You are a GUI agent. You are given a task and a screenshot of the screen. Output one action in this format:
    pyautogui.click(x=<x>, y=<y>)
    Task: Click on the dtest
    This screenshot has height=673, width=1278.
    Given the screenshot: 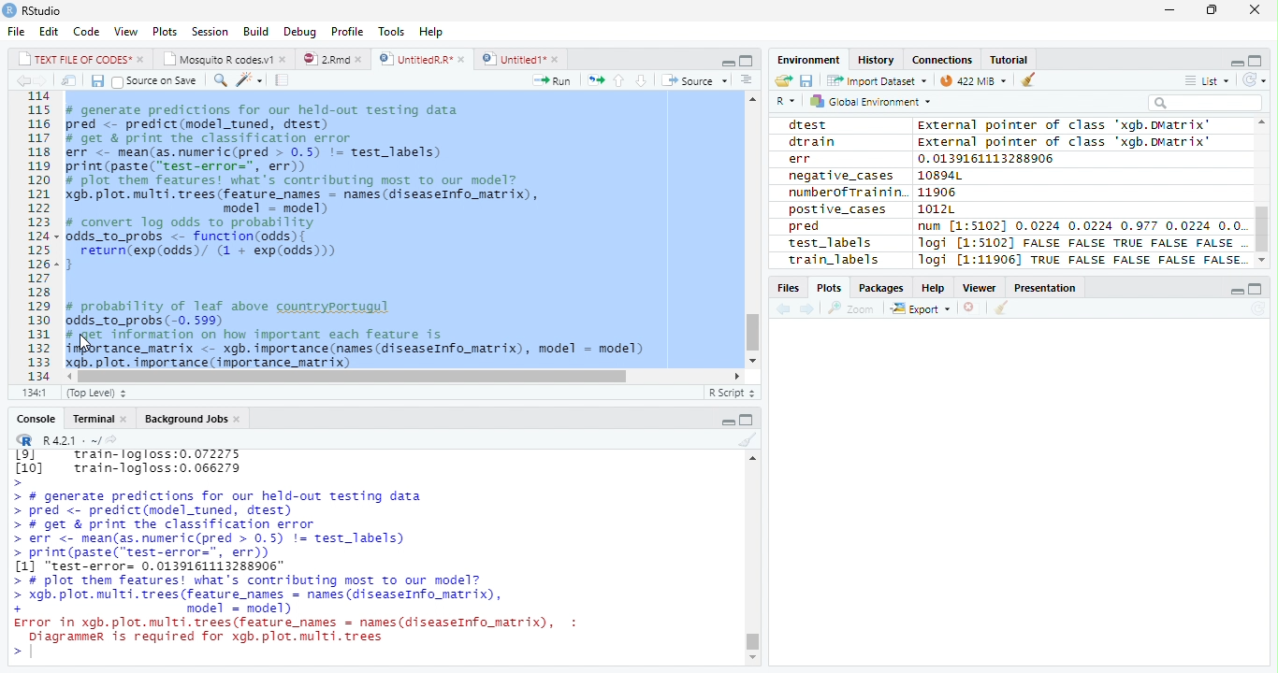 What is the action you would take?
    pyautogui.click(x=806, y=124)
    